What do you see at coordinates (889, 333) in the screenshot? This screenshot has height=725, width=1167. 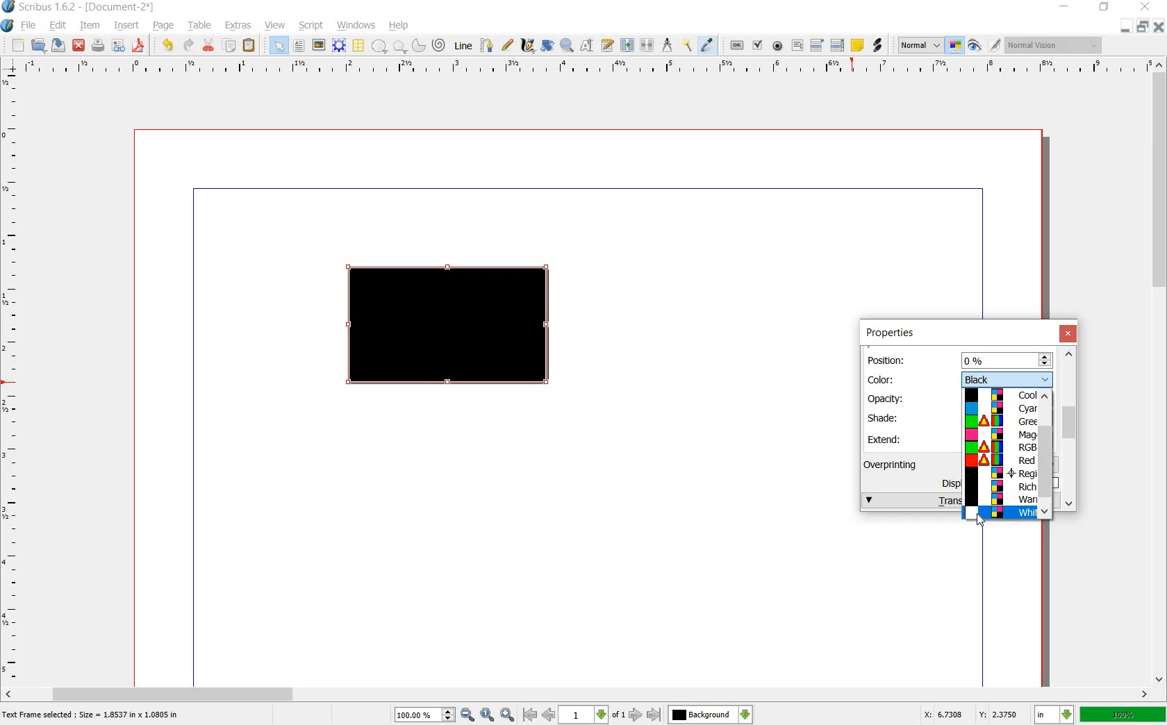 I see `properties` at bounding box center [889, 333].